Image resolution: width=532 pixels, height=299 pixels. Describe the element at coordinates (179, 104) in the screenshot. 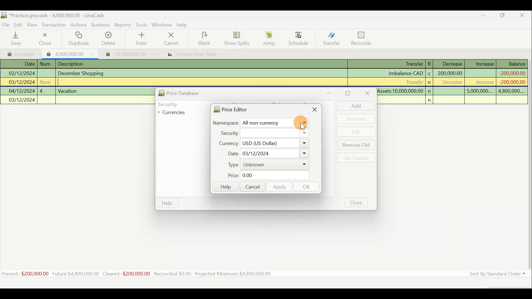

I see `Security` at that location.